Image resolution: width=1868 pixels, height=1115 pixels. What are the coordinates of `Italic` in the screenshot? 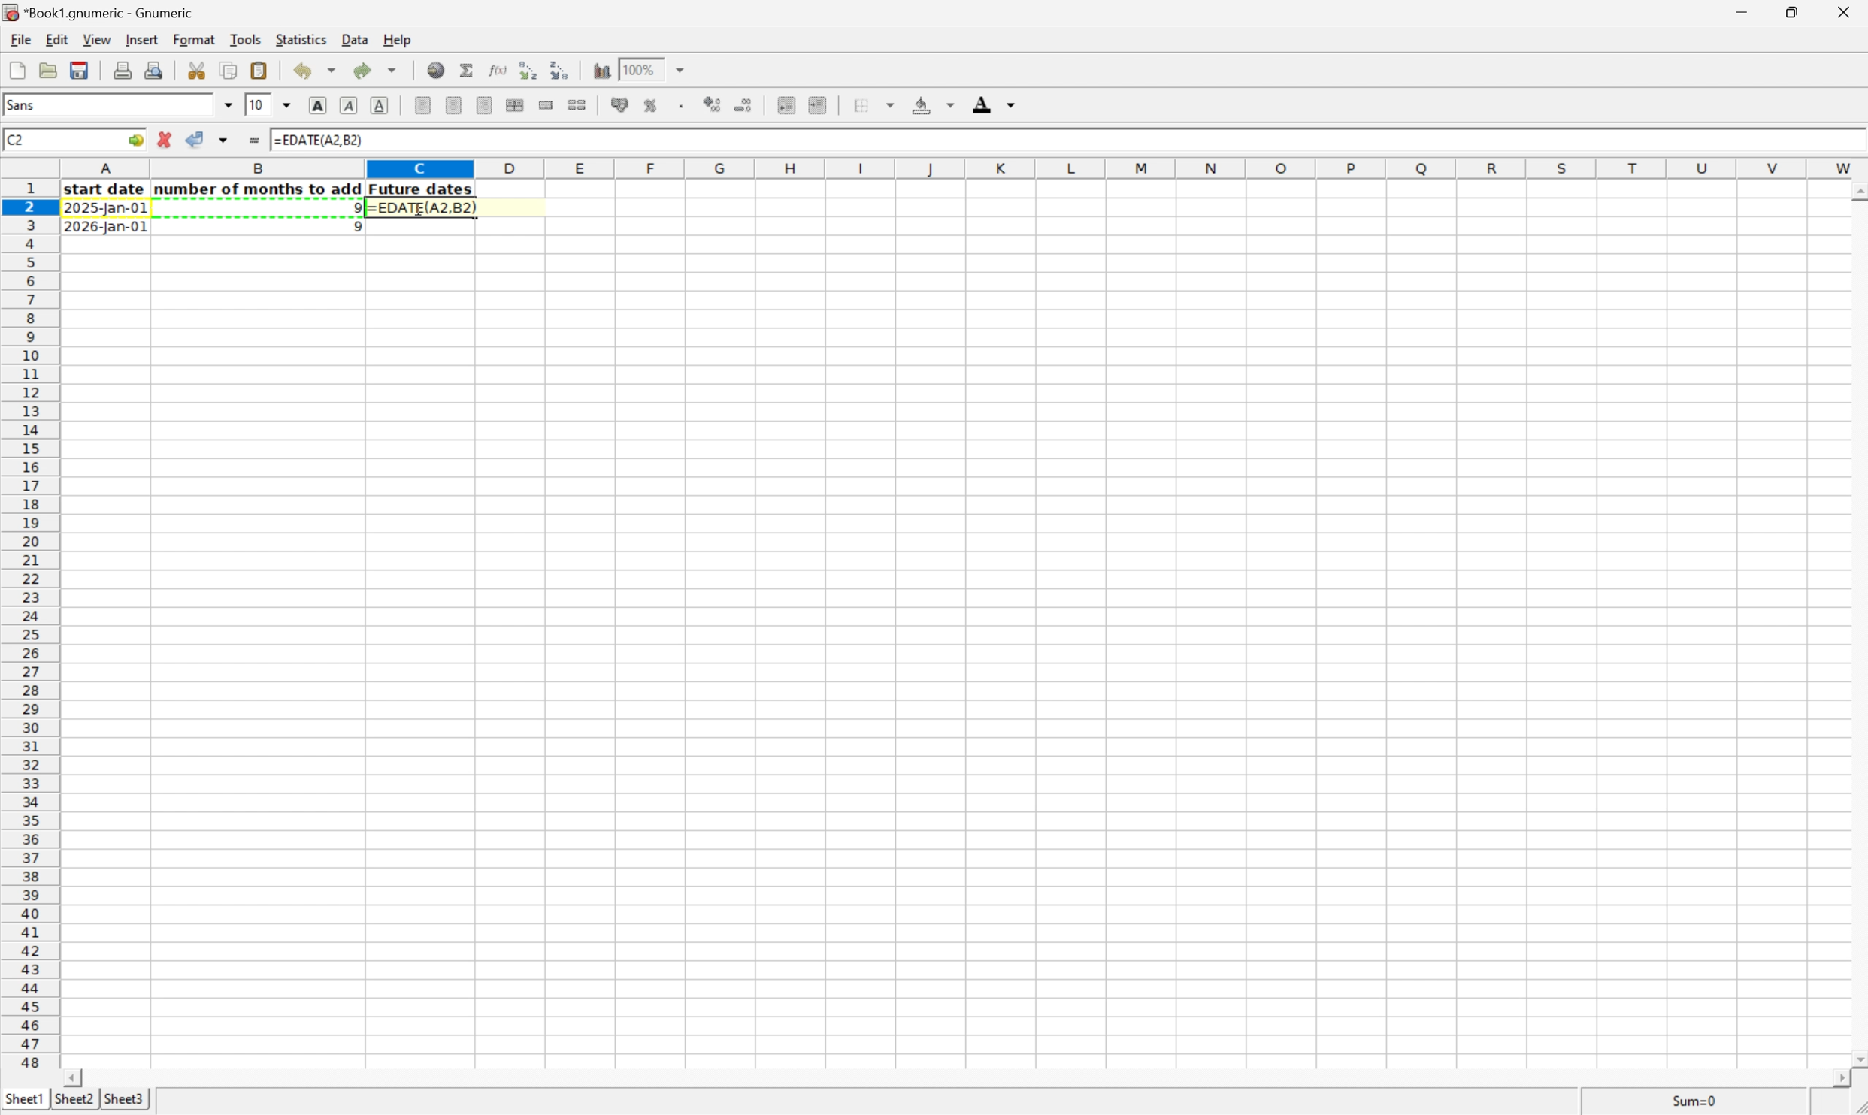 It's located at (350, 105).